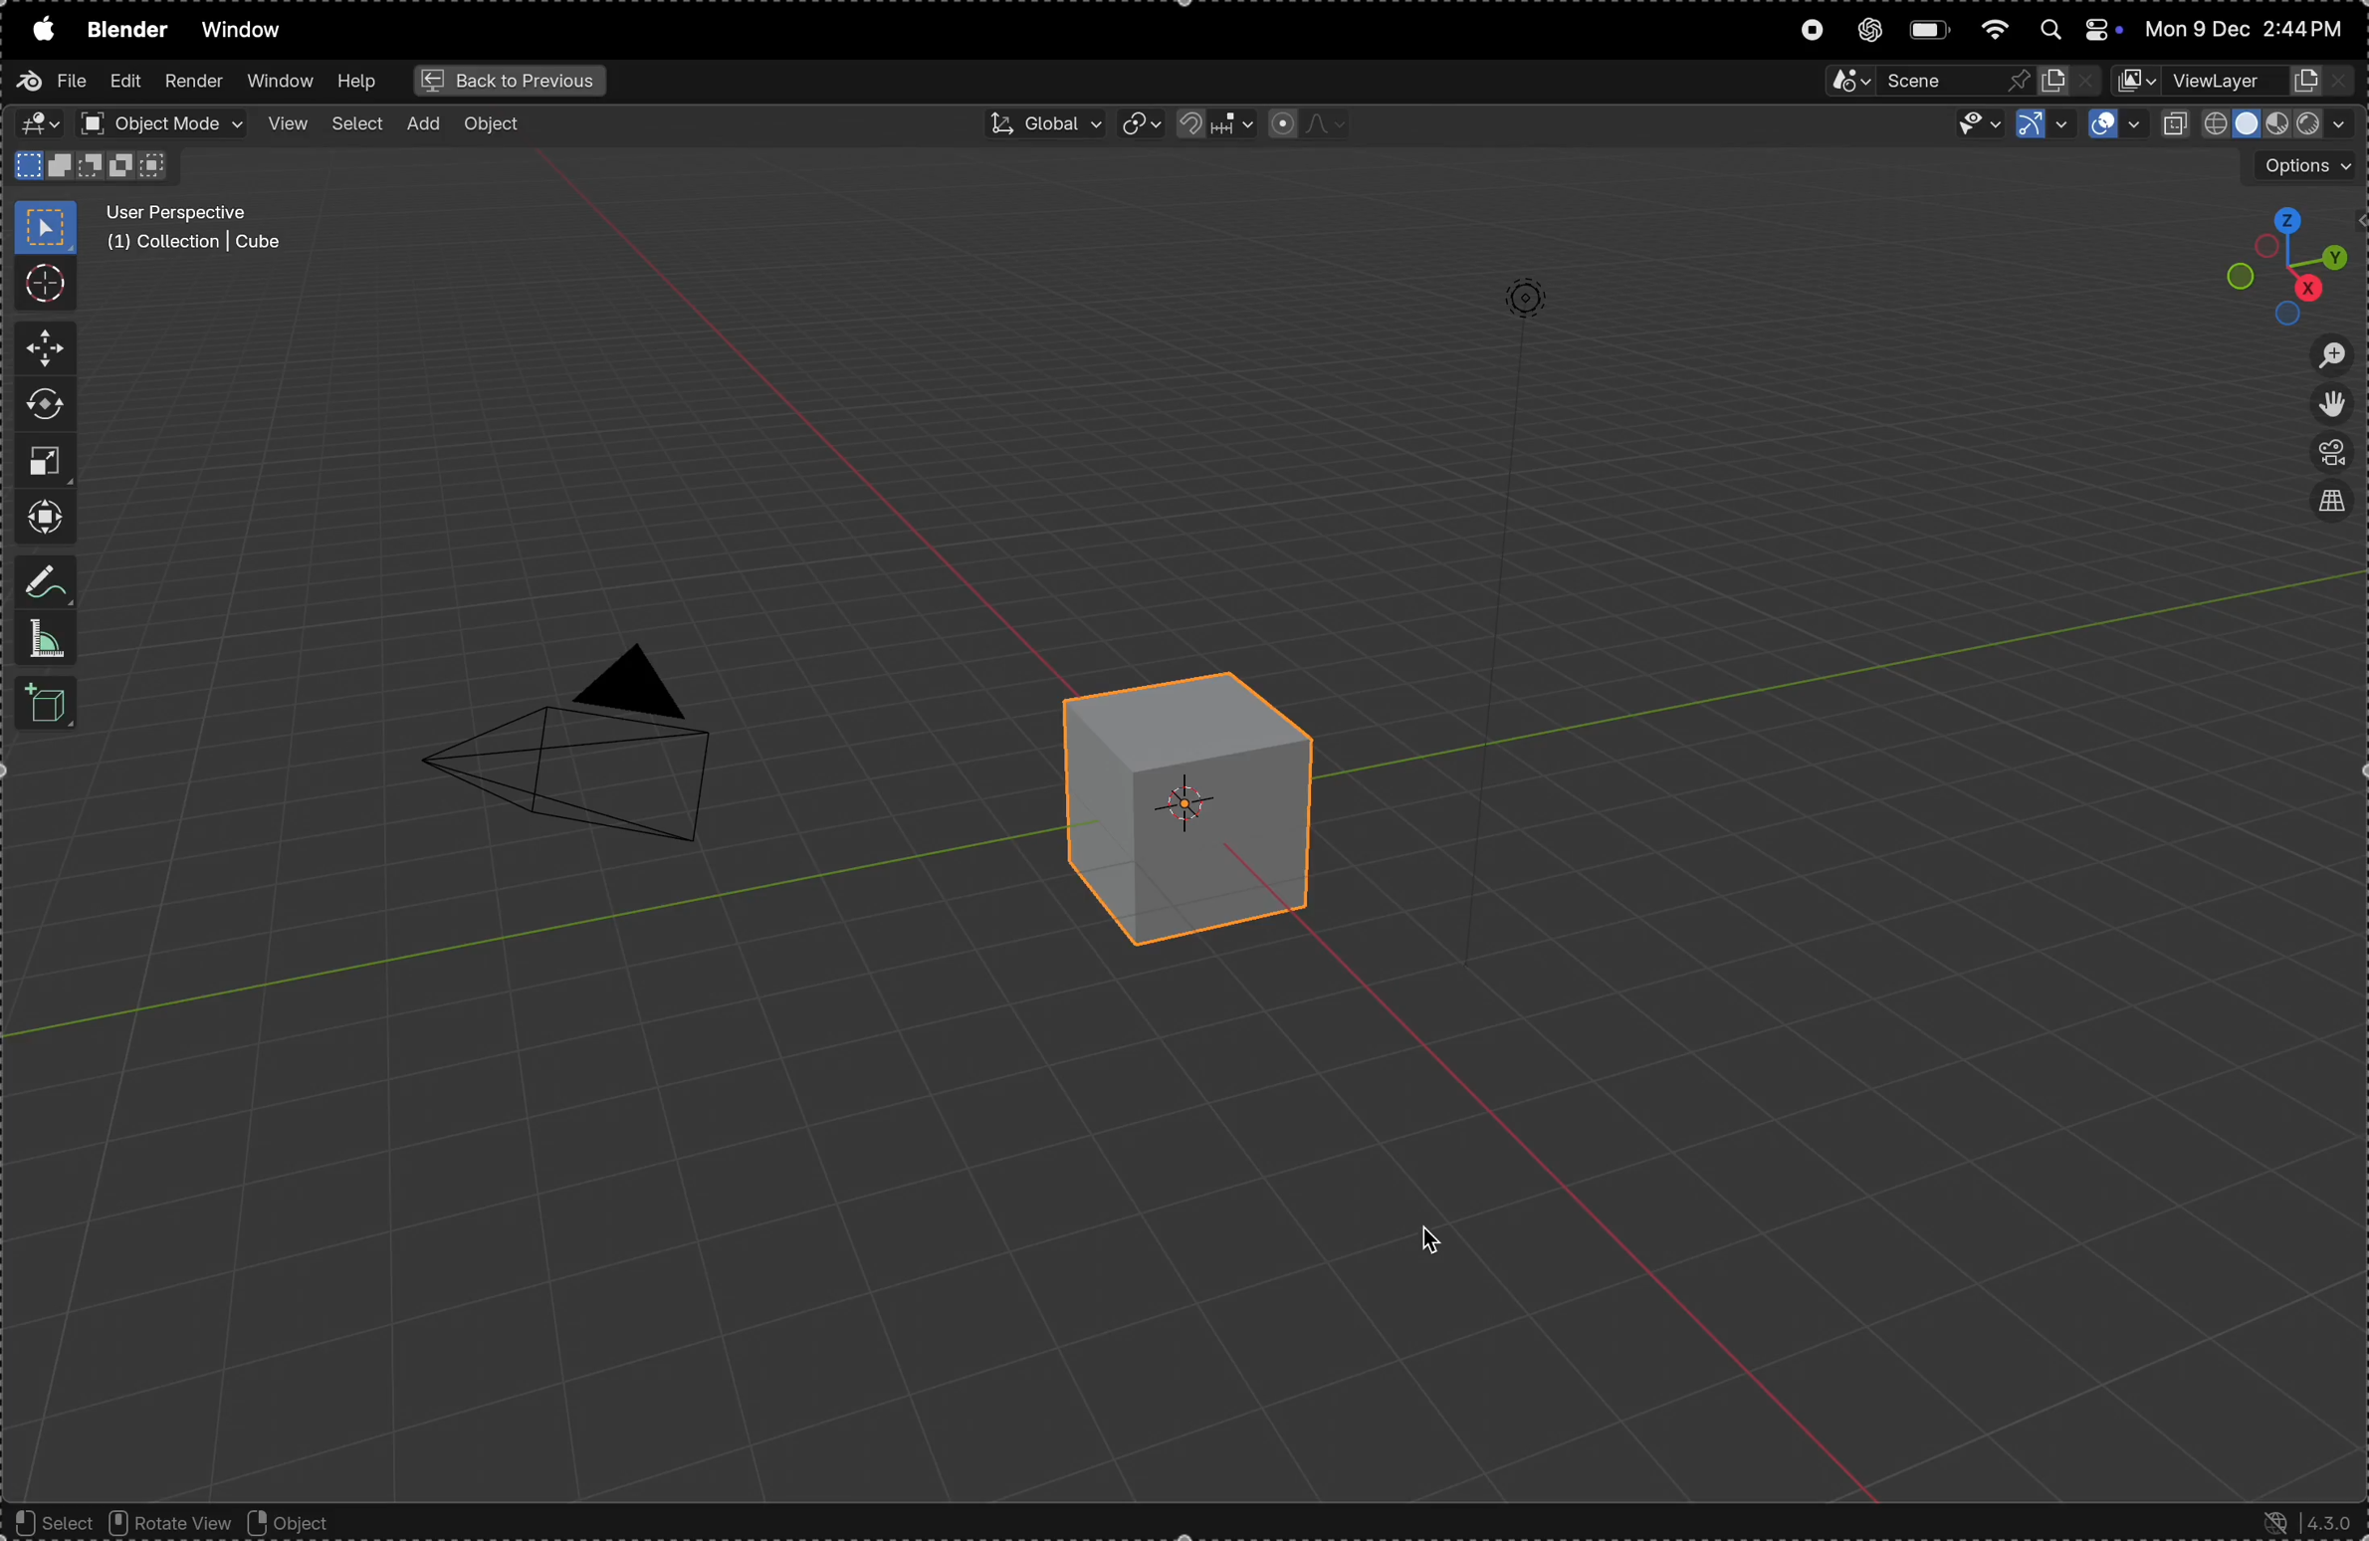 The width and height of the screenshot is (2369, 1541). I want to click on object mode, so click(163, 123).